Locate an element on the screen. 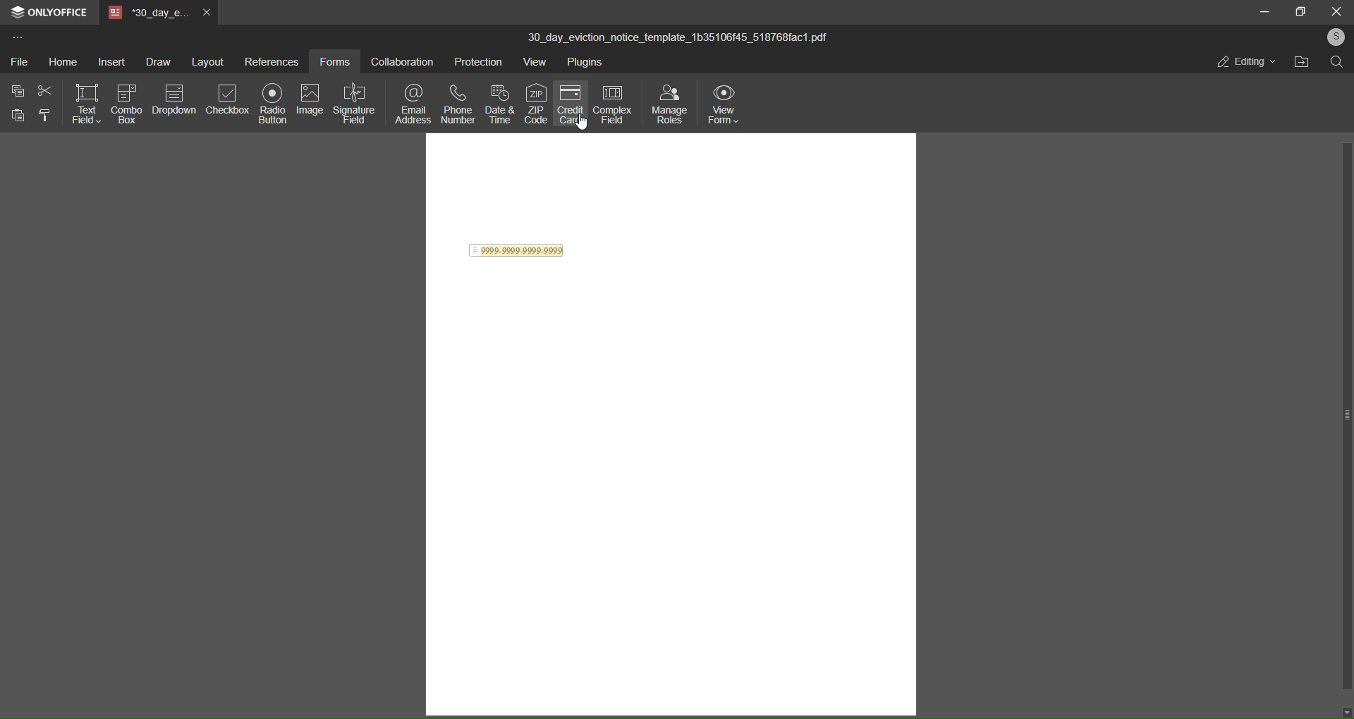 This screenshot has width=1354, height=719. protection is located at coordinates (479, 61).